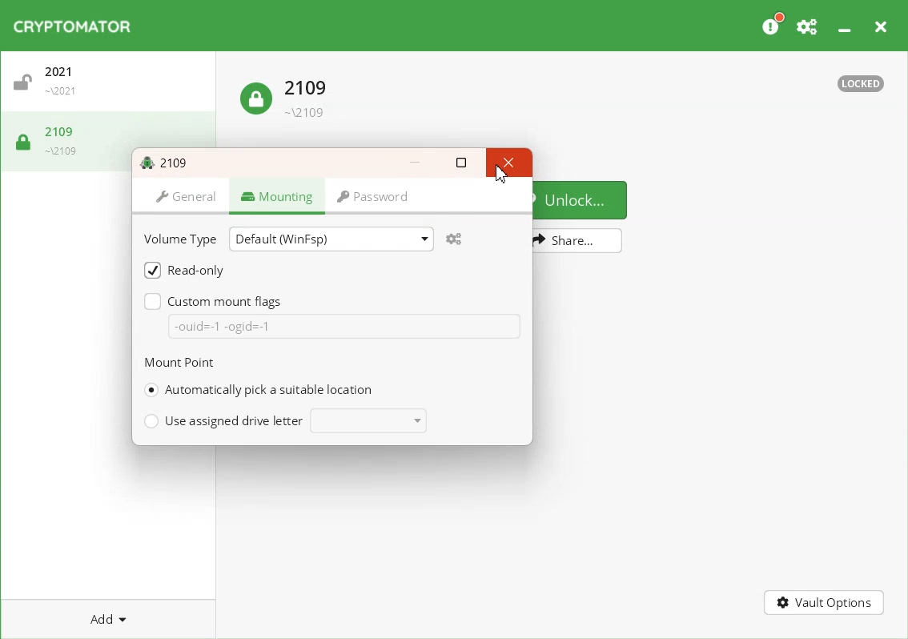  I want to click on Mounting selected, so click(277, 198).